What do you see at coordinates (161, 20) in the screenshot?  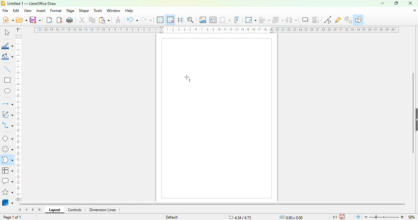 I see `display grid` at bounding box center [161, 20].